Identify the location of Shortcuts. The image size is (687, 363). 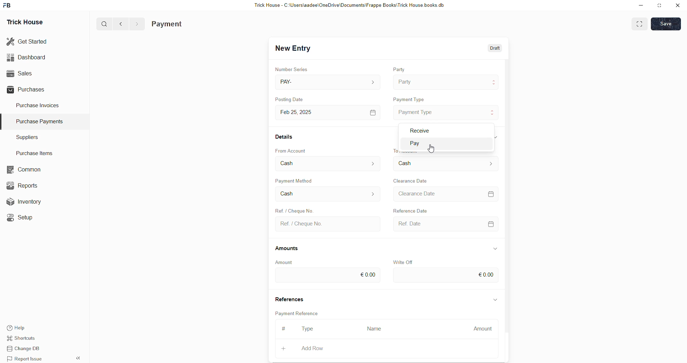
(25, 339).